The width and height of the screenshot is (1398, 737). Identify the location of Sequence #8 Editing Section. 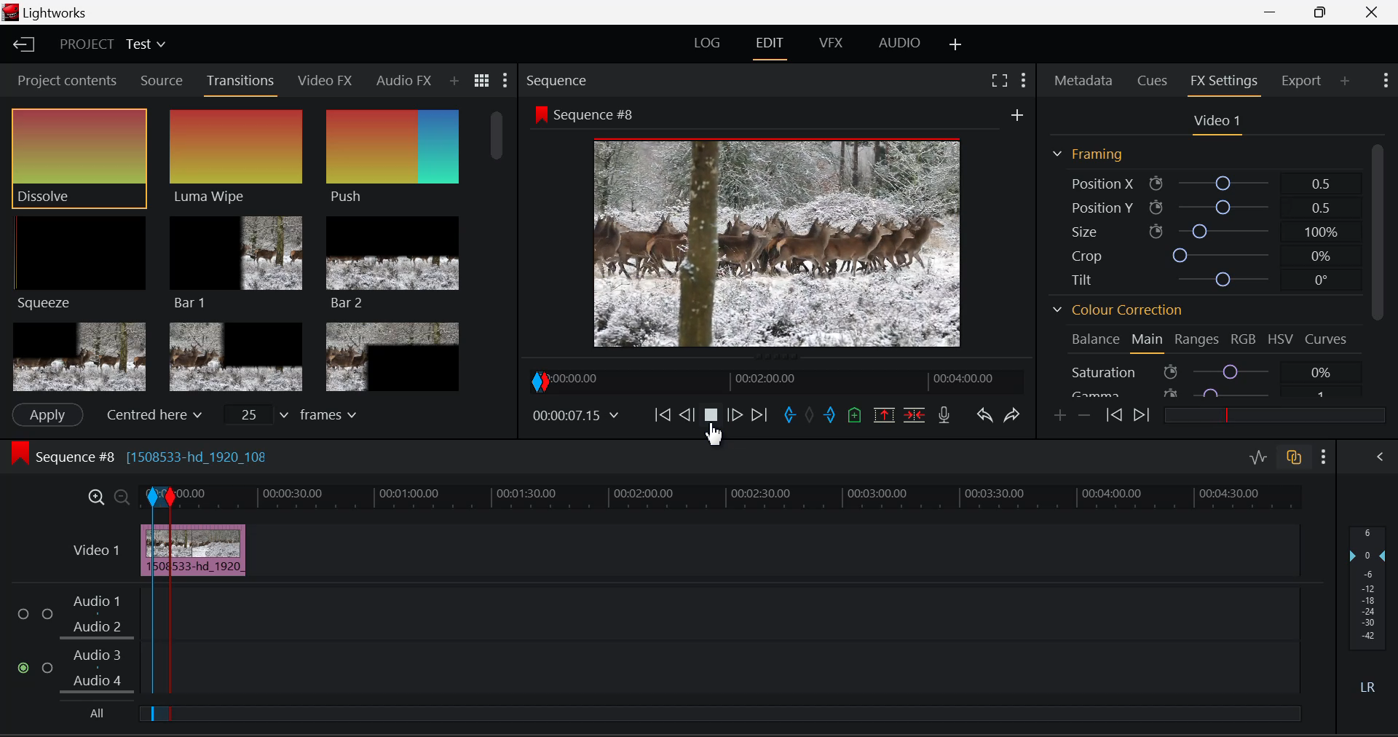
(183, 459).